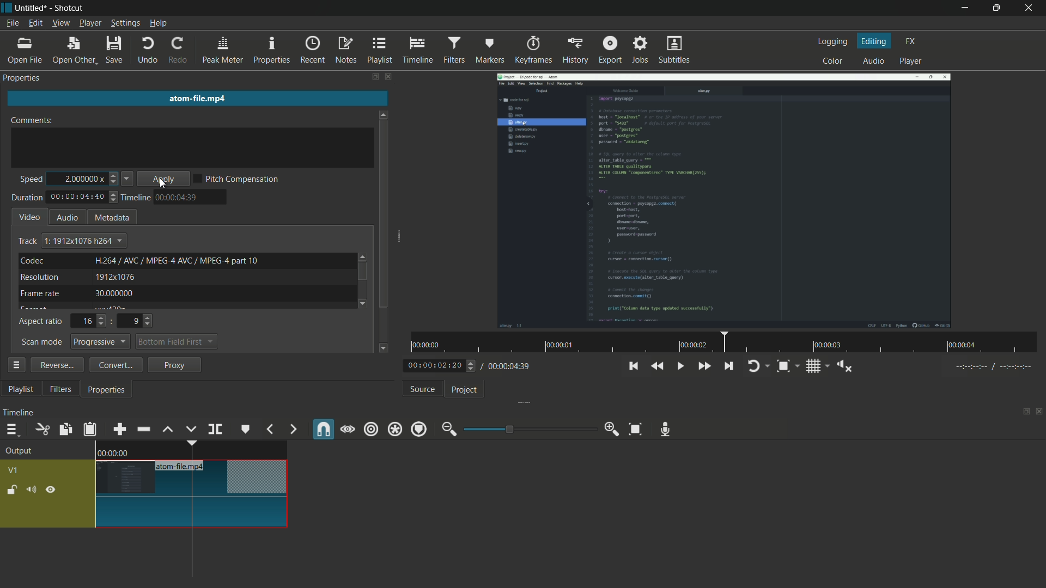 The height and width of the screenshot is (588, 1046). What do you see at coordinates (27, 242) in the screenshot?
I see `track` at bounding box center [27, 242].